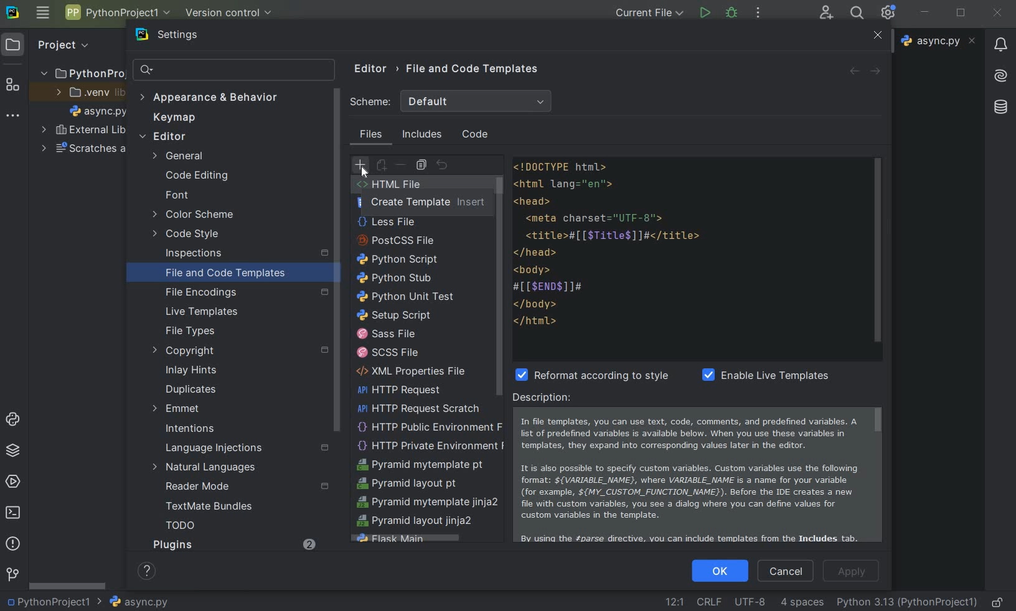 The width and height of the screenshot is (1016, 611). Describe the element at coordinates (182, 35) in the screenshot. I see `settings` at that location.